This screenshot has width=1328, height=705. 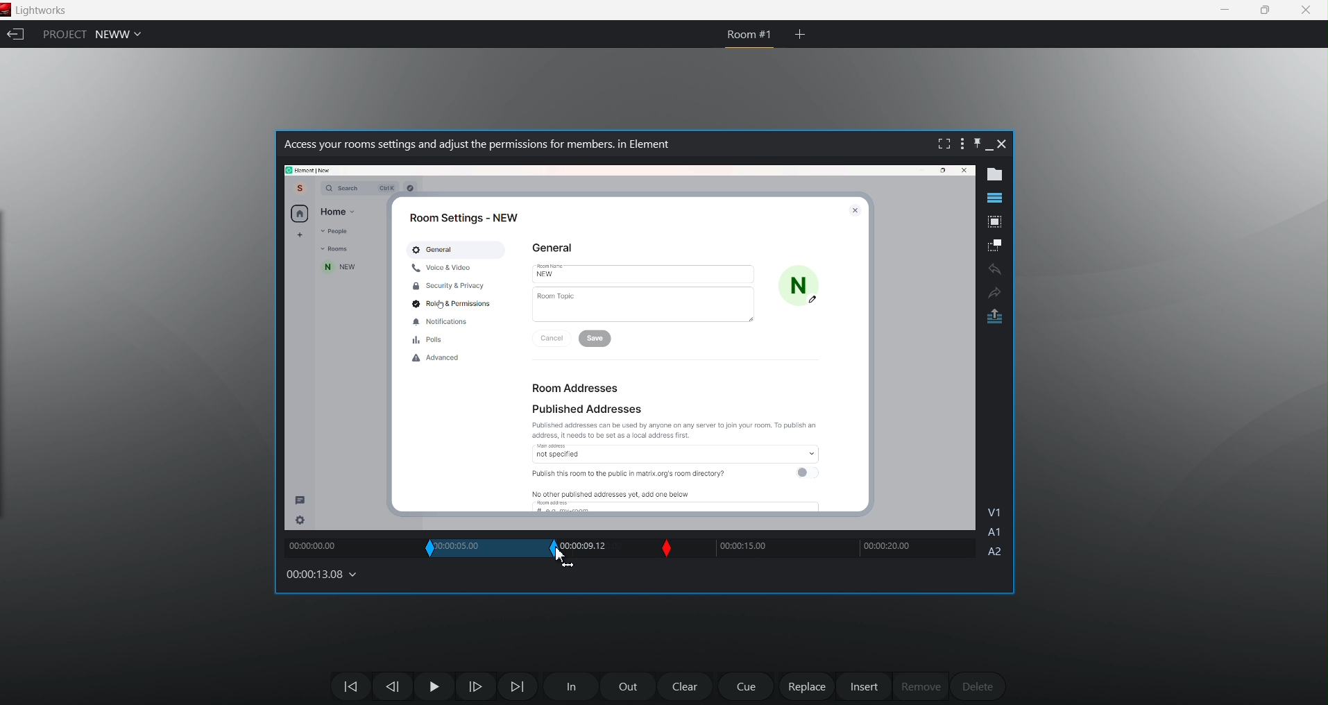 What do you see at coordinates (1225, 9) in the screenshot?
I see `minimize` at bounding box center [1225, 9].